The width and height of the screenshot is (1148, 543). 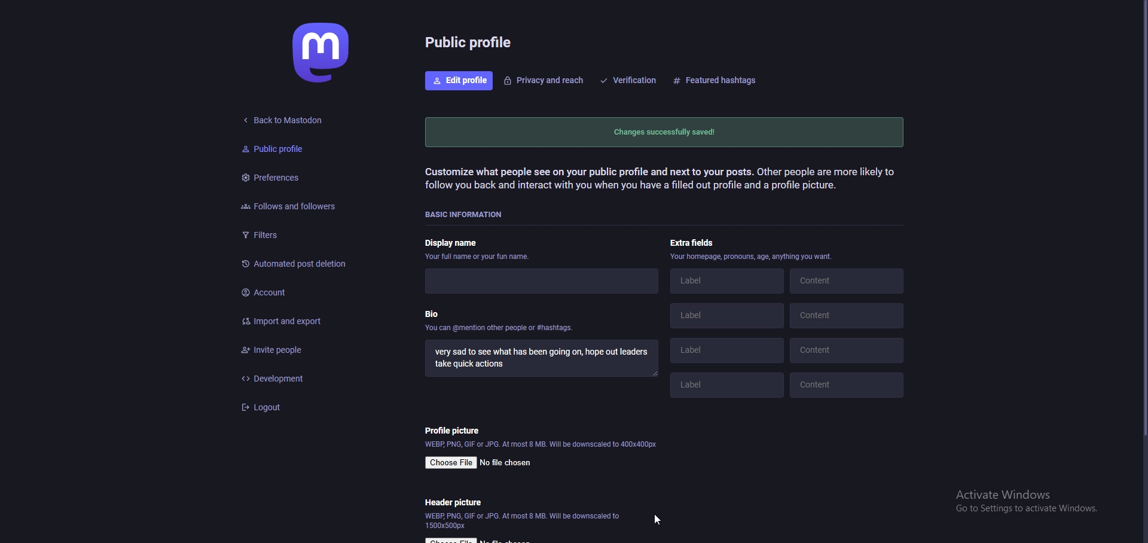 I want to click on content, so click(x=848, y=349).